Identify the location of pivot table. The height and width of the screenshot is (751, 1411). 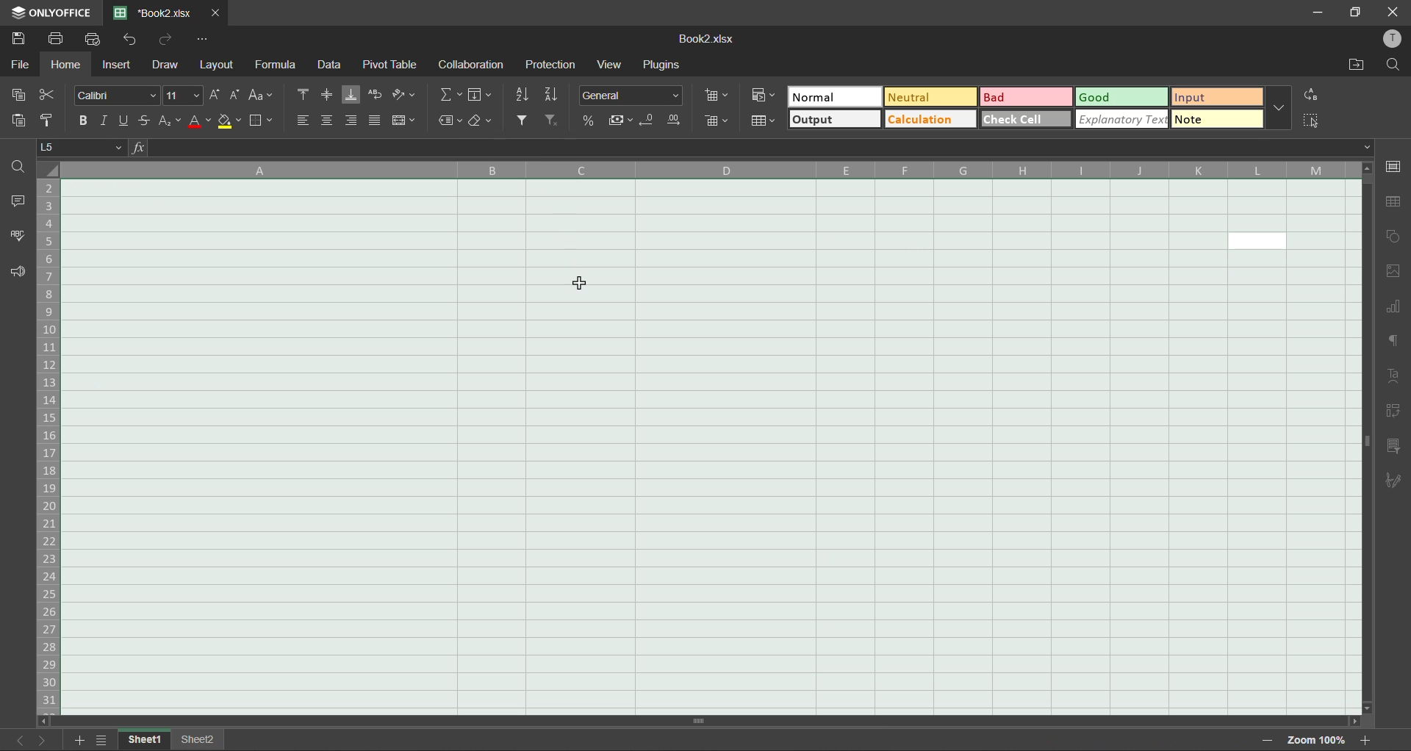
(392, 65).